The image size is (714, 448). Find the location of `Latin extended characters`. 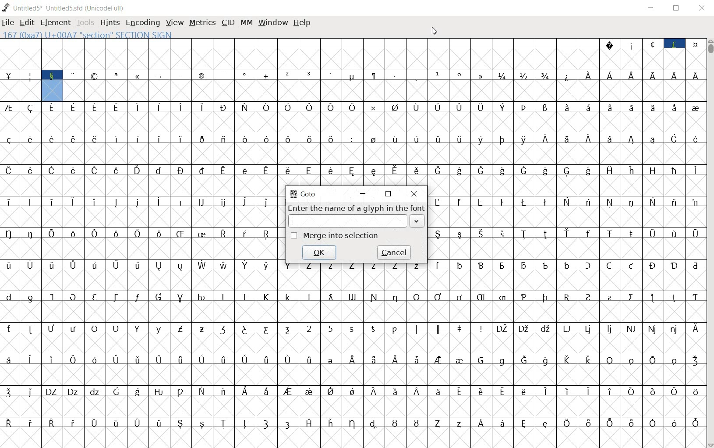

Latin extended characters is located at coordinates (97, 275).